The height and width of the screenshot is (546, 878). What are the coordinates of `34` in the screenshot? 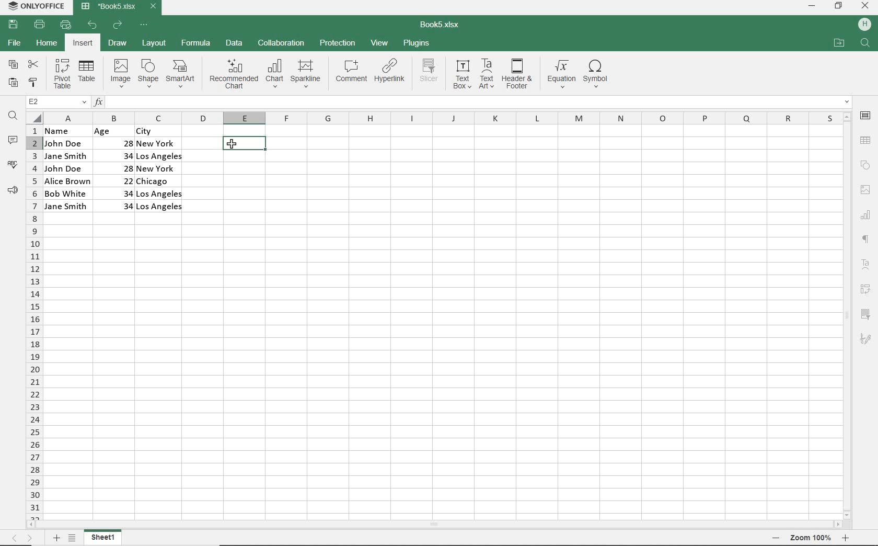 It's located at (124, 207).